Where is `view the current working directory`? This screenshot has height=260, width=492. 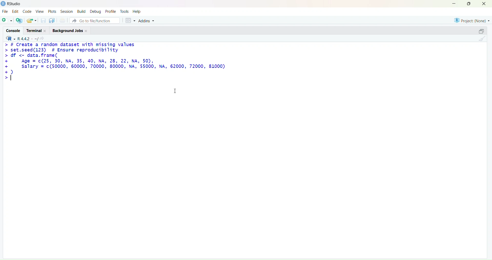
view the current working directory is located at coordinates (42, 38).